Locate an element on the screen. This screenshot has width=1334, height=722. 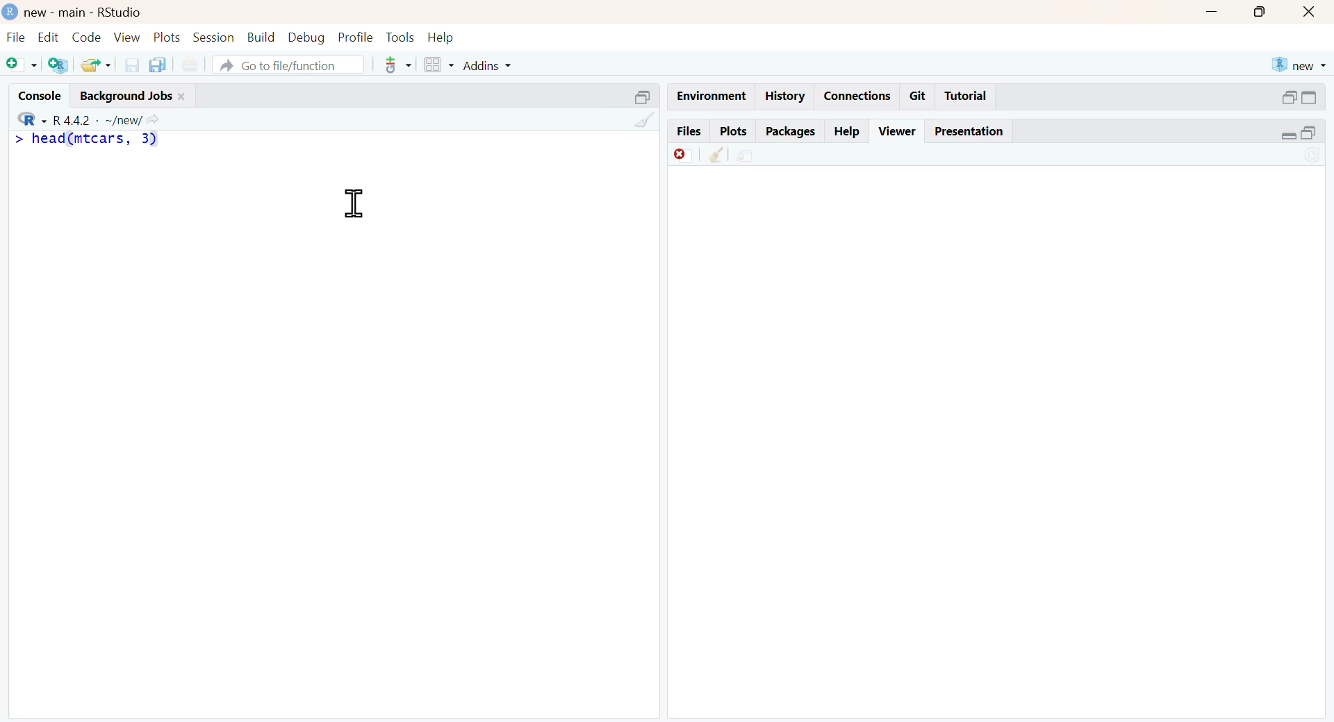
Profile is located at coordinates (353, 35).